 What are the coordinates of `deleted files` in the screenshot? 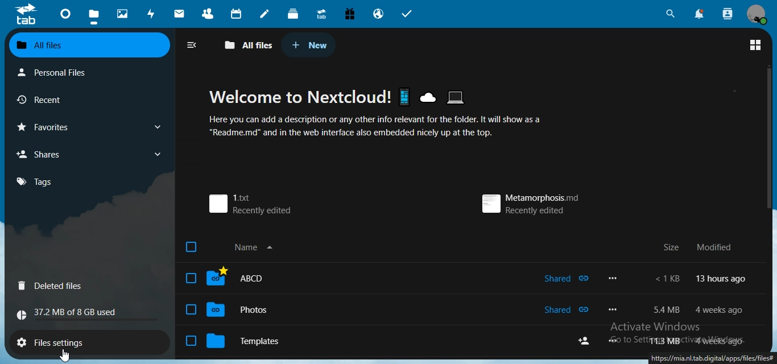 It's located at (57, 286).